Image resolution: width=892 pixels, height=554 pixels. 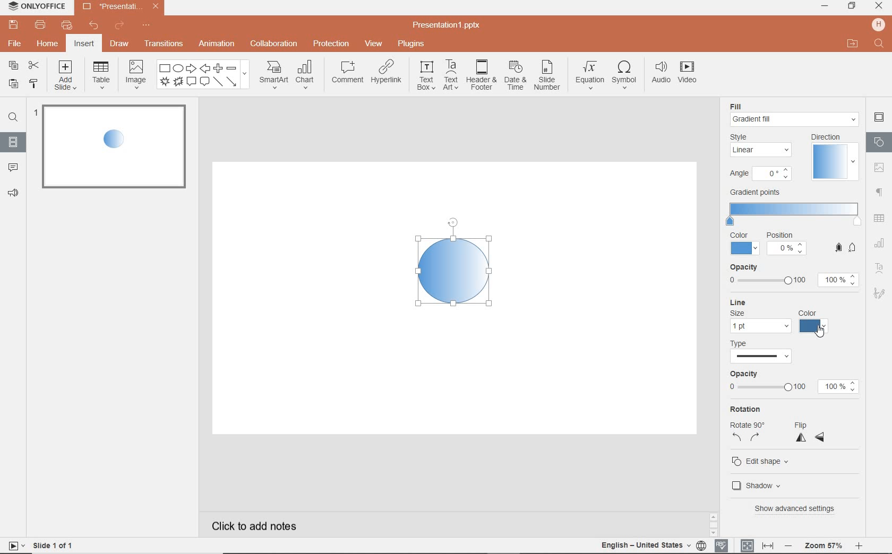 I want to click on close, so click(x=879, y=7).